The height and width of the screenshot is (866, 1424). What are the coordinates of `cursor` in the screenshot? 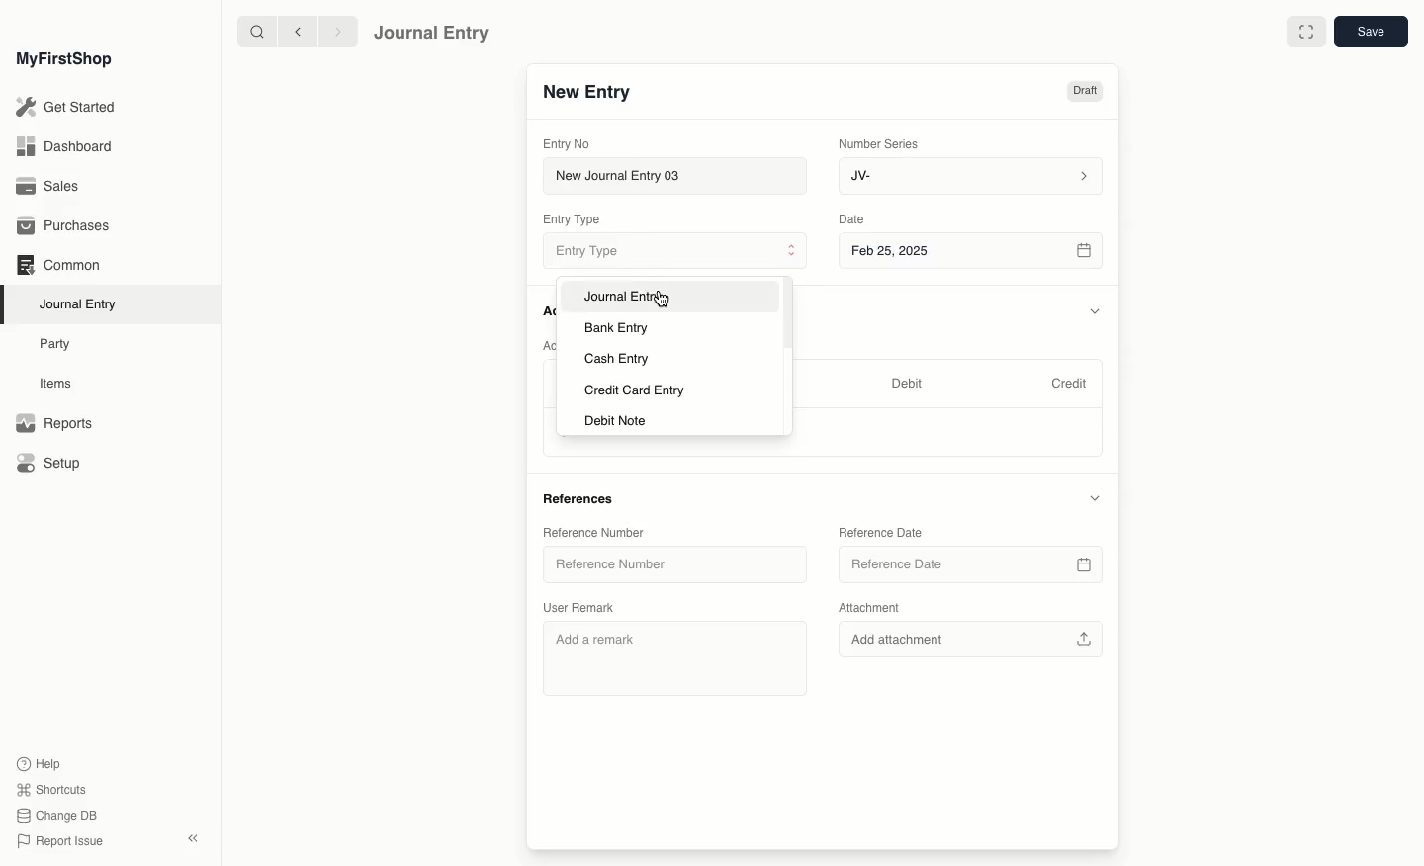 It's located at (667, 299).